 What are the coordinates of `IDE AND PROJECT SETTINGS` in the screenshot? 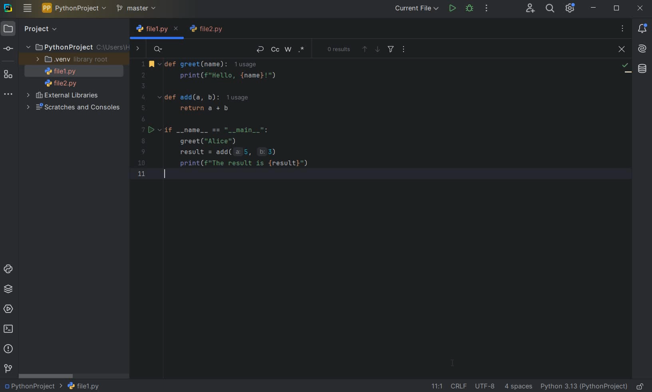 It's located at (571, 9).